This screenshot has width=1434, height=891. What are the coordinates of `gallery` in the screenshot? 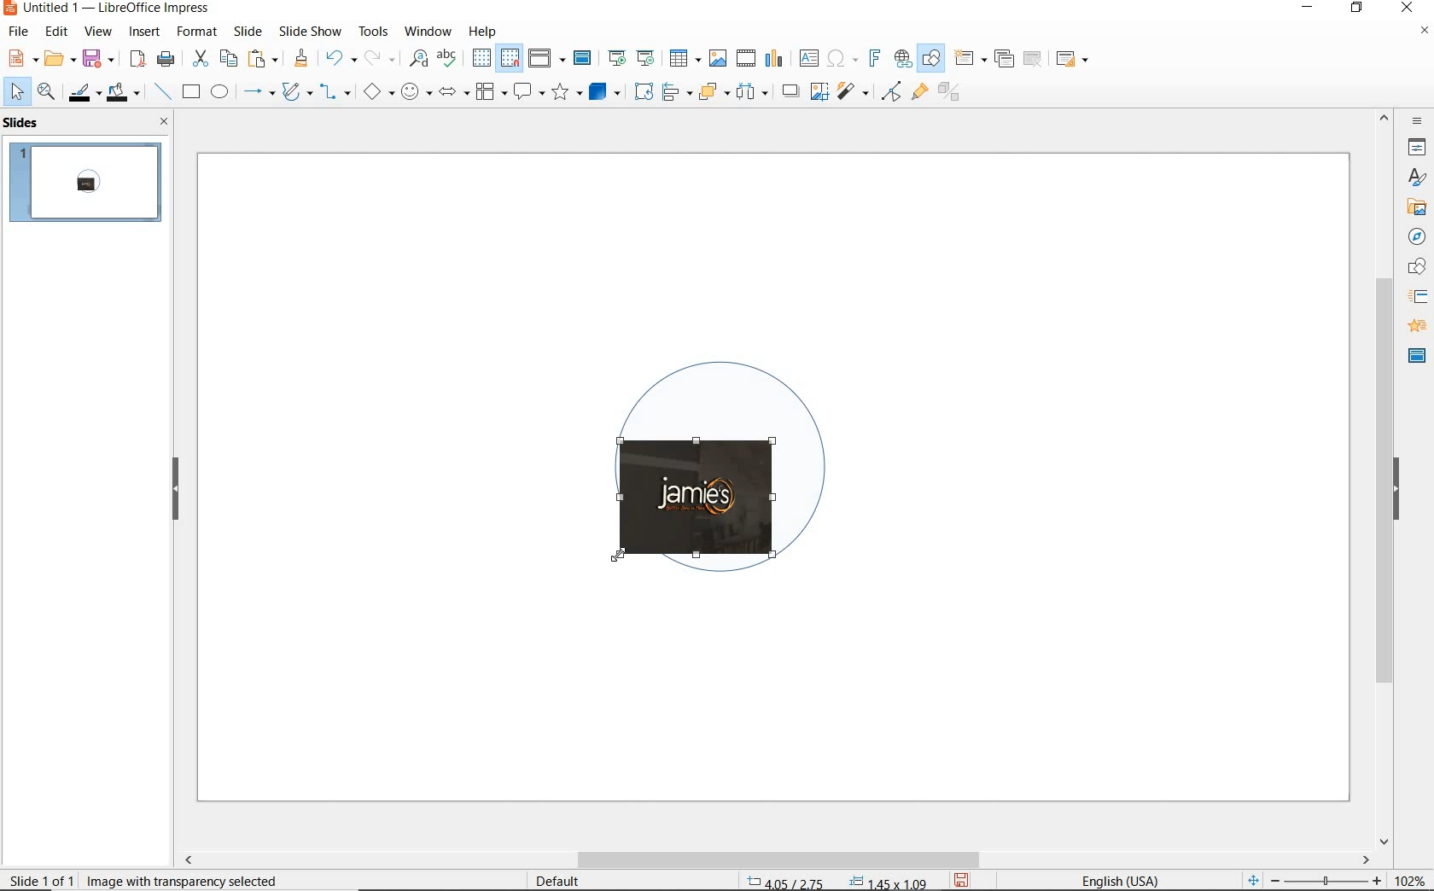 It's located at (1414, 207).